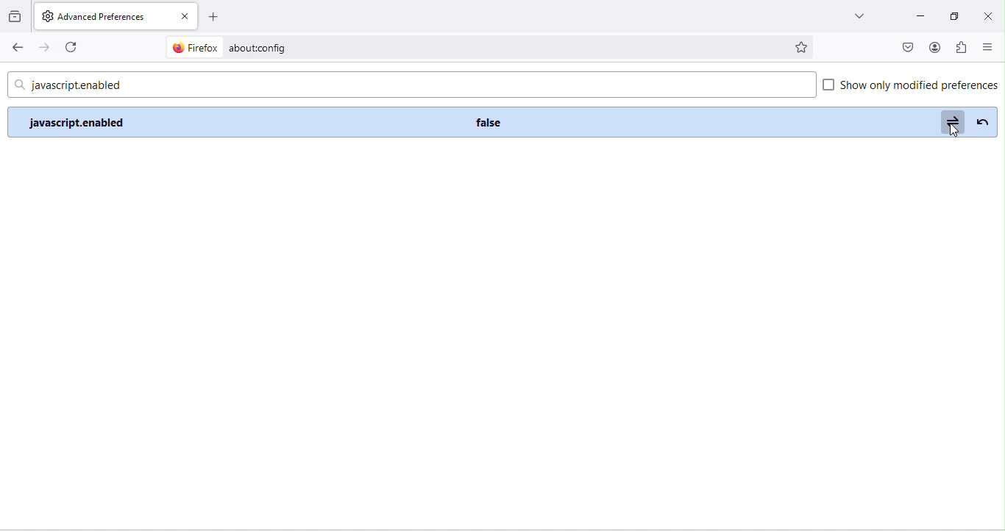 The width and height of the screenshot is (1005, 531). What do you see at coordinates (71, 47) in the screenshot?
I see `refresh` at bounding box center [71, 47].